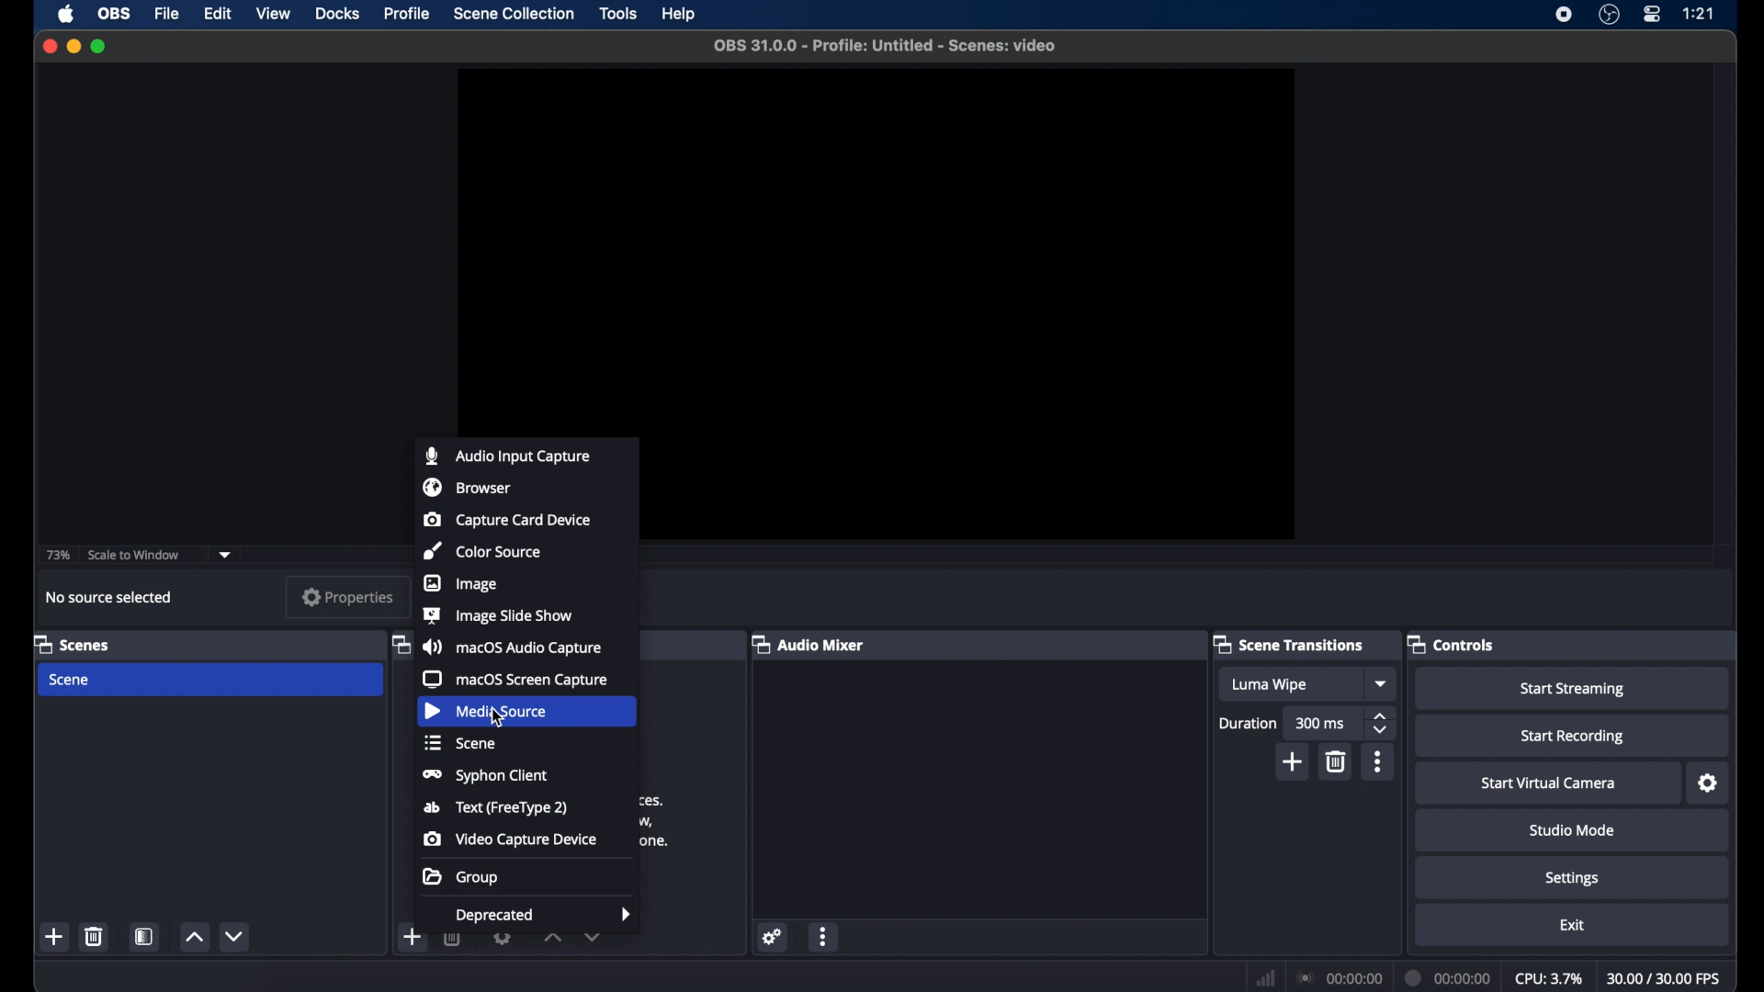 This screenshot has height=992, width=1764. What do you see at coordinates (1575, 688) in the screenshot?
I see `start streaming` at bounding box center [1575, 688].